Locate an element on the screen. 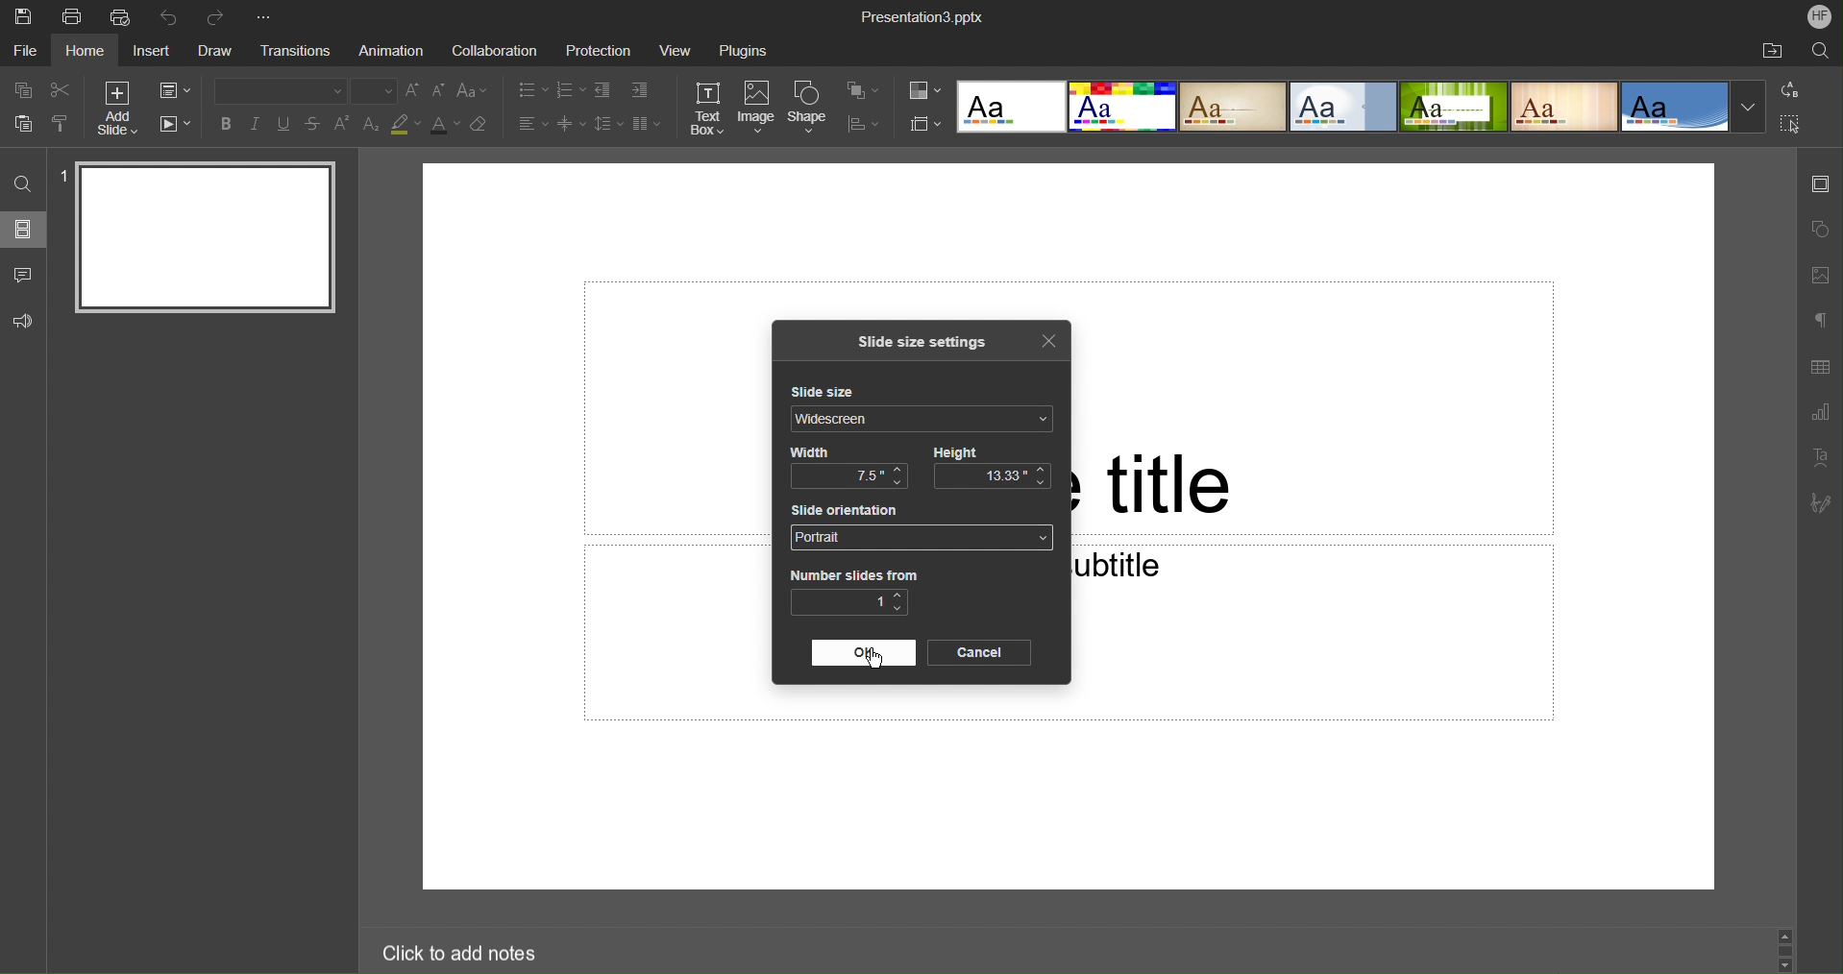 The height and width of the screenshot is (974, 1843). Search is located at coordinates (1819, 53).